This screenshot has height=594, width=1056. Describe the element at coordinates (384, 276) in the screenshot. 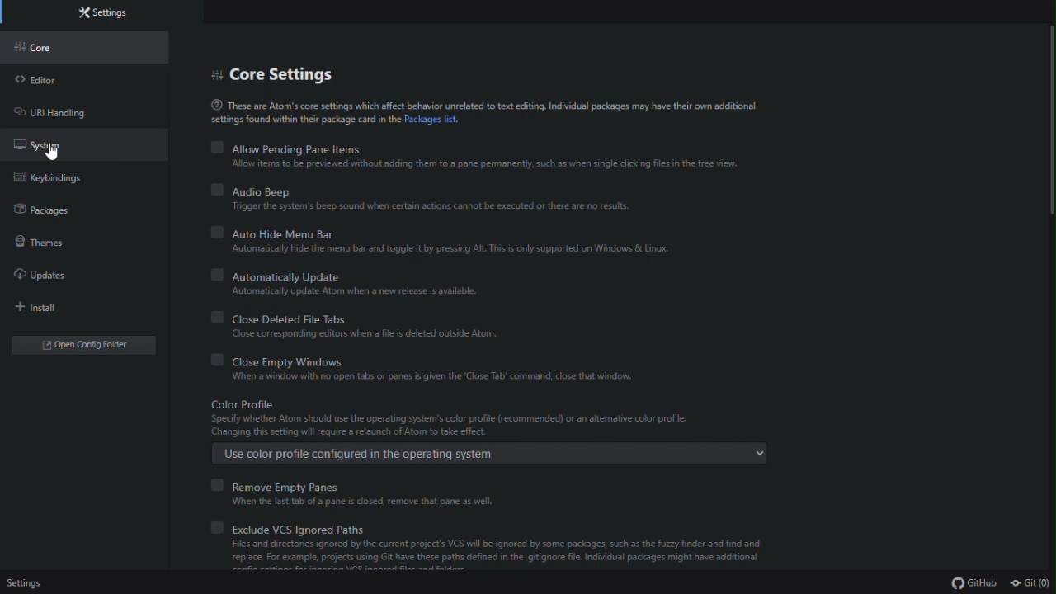

I see `Automatically update` at that location.